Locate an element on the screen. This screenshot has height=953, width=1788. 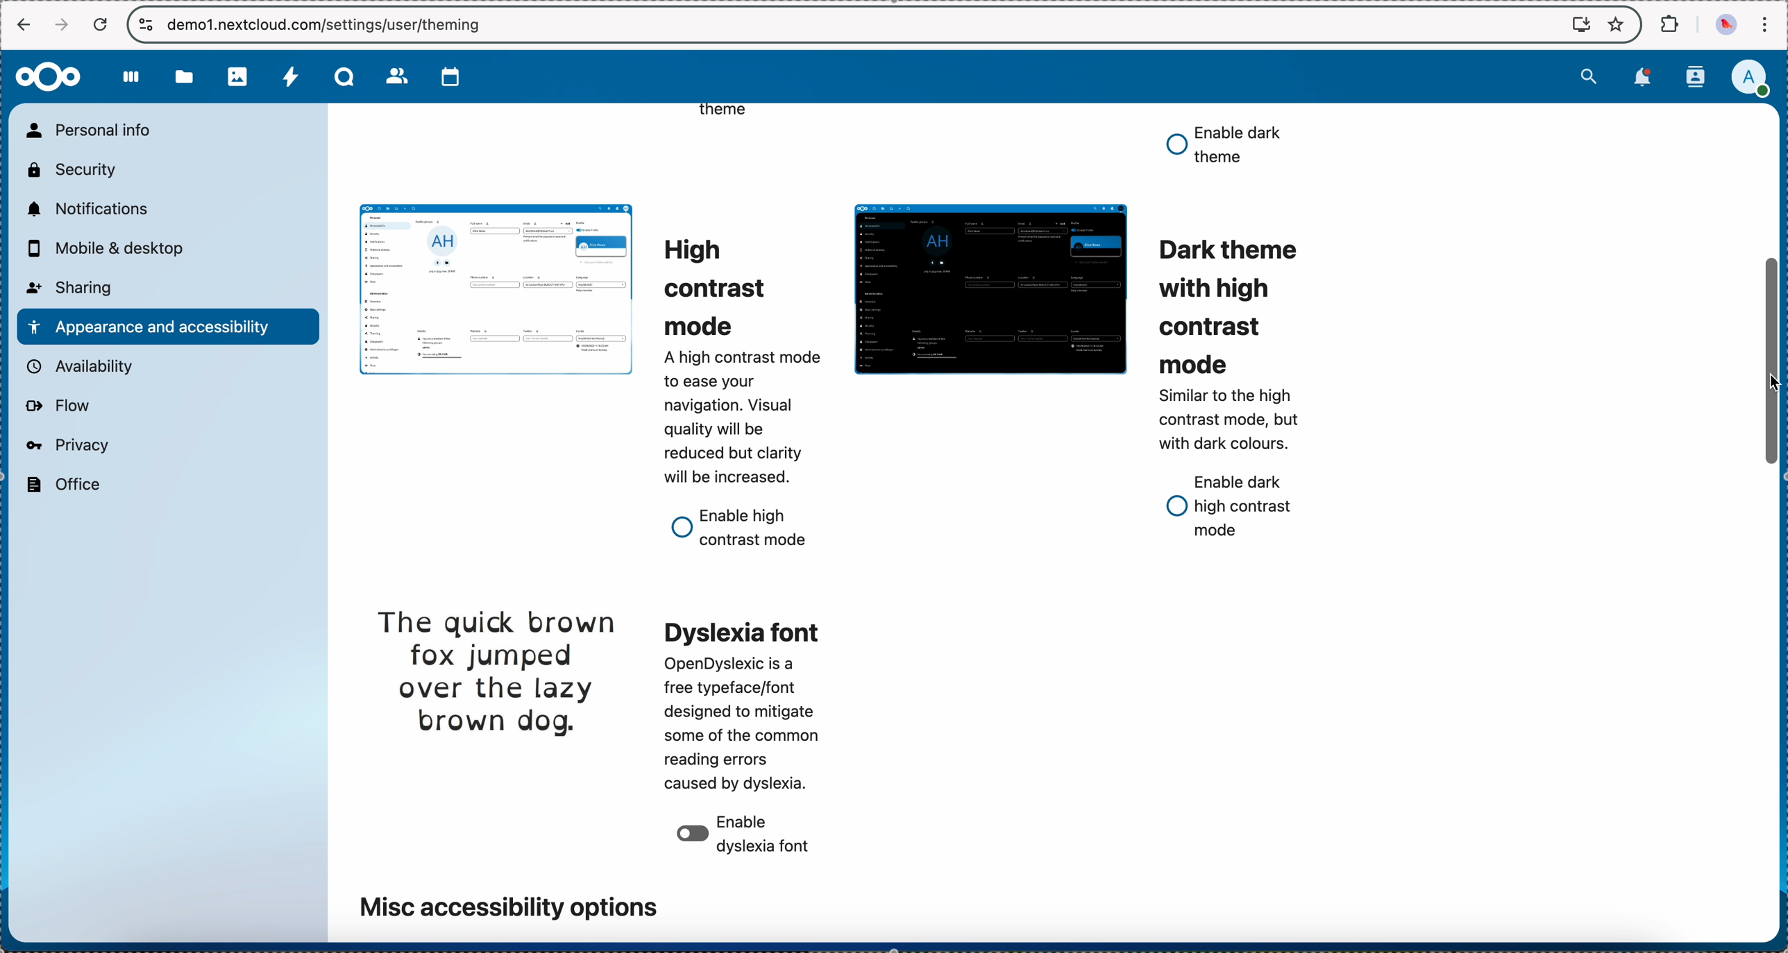
Talk is located at coordinates (341, 78).